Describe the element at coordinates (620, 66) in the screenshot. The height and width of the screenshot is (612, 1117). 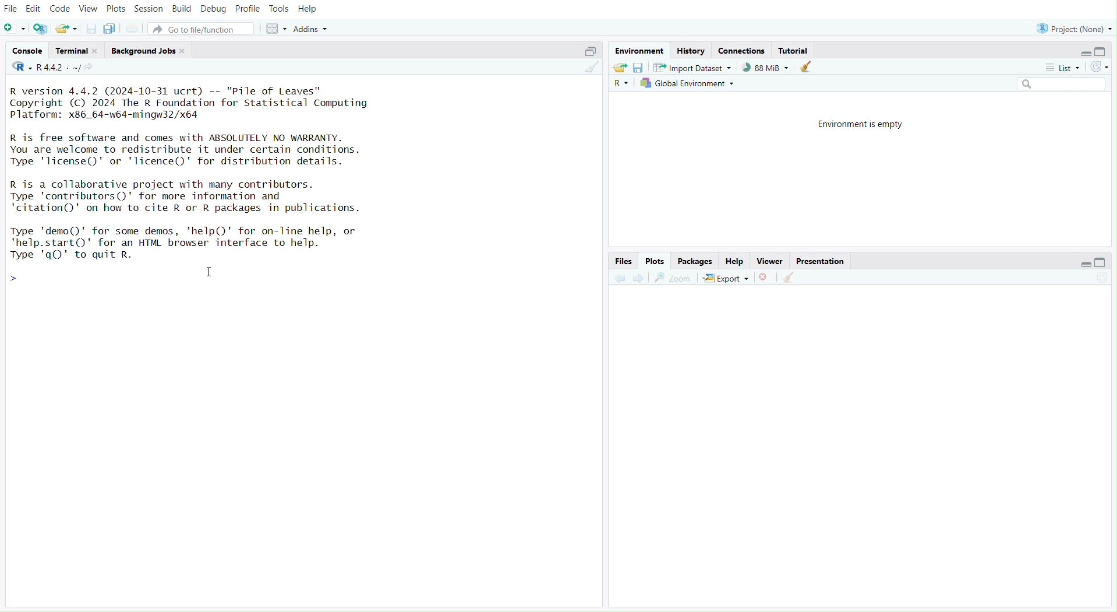
I see `Load workspace` at that location.